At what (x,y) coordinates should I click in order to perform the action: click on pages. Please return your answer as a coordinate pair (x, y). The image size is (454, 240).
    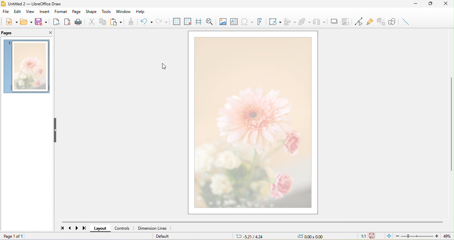
    Looking at the image, I should click on (8, 33).